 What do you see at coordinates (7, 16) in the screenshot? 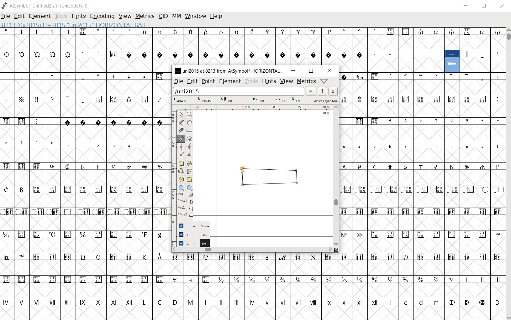
I see `FILE` at bounding box center [7, 16].